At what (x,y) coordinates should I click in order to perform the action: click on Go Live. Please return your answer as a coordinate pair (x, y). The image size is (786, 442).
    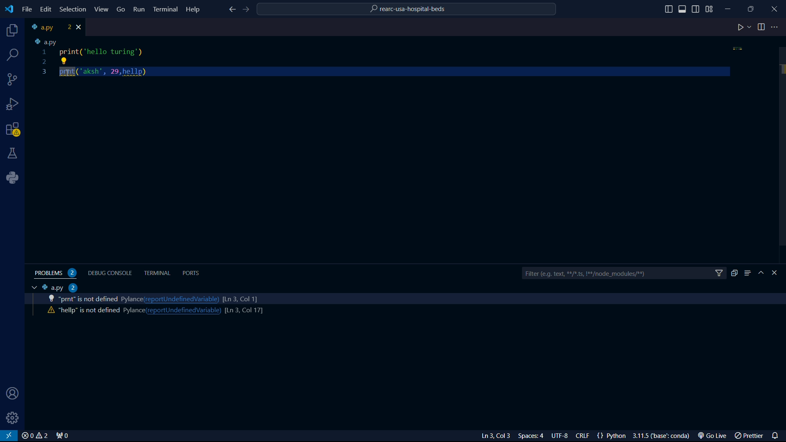
    Looking at the image, I should click on (714, 436).